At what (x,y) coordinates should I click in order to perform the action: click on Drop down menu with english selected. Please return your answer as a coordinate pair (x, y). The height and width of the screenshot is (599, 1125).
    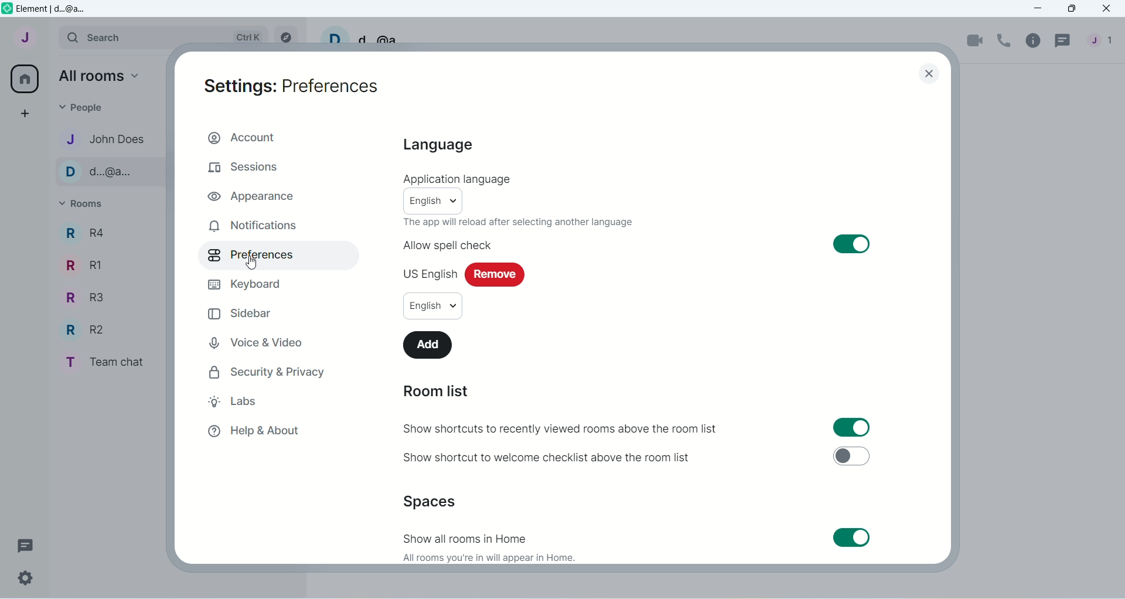
    Looking at the image, I should click on (435, 307).